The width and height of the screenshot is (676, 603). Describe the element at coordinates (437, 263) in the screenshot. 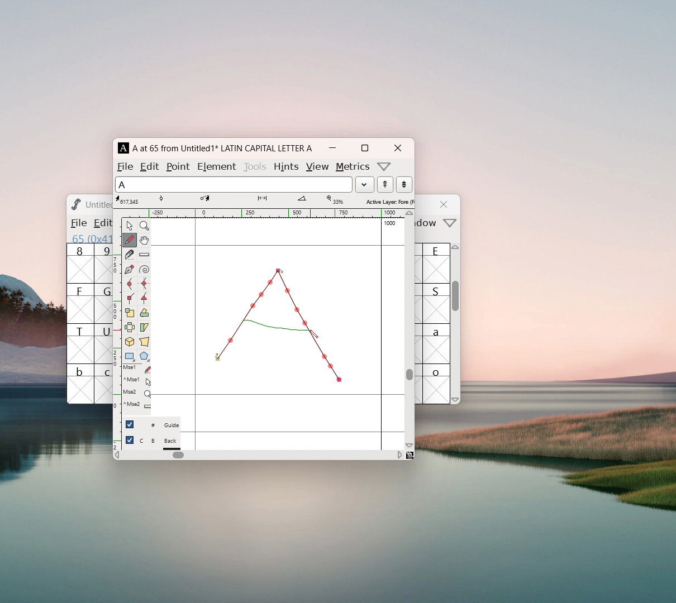

I see `E` at that location.